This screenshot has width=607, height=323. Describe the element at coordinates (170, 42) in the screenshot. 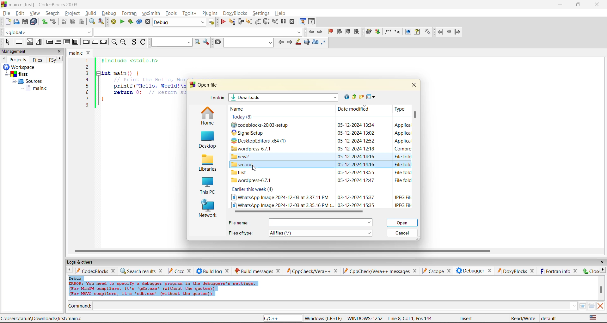

I see `text to search` at that location.